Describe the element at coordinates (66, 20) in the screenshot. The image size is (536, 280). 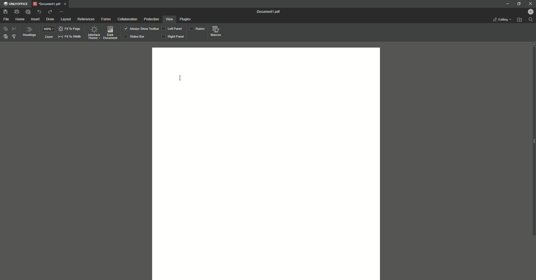
I see `layout` at that location.